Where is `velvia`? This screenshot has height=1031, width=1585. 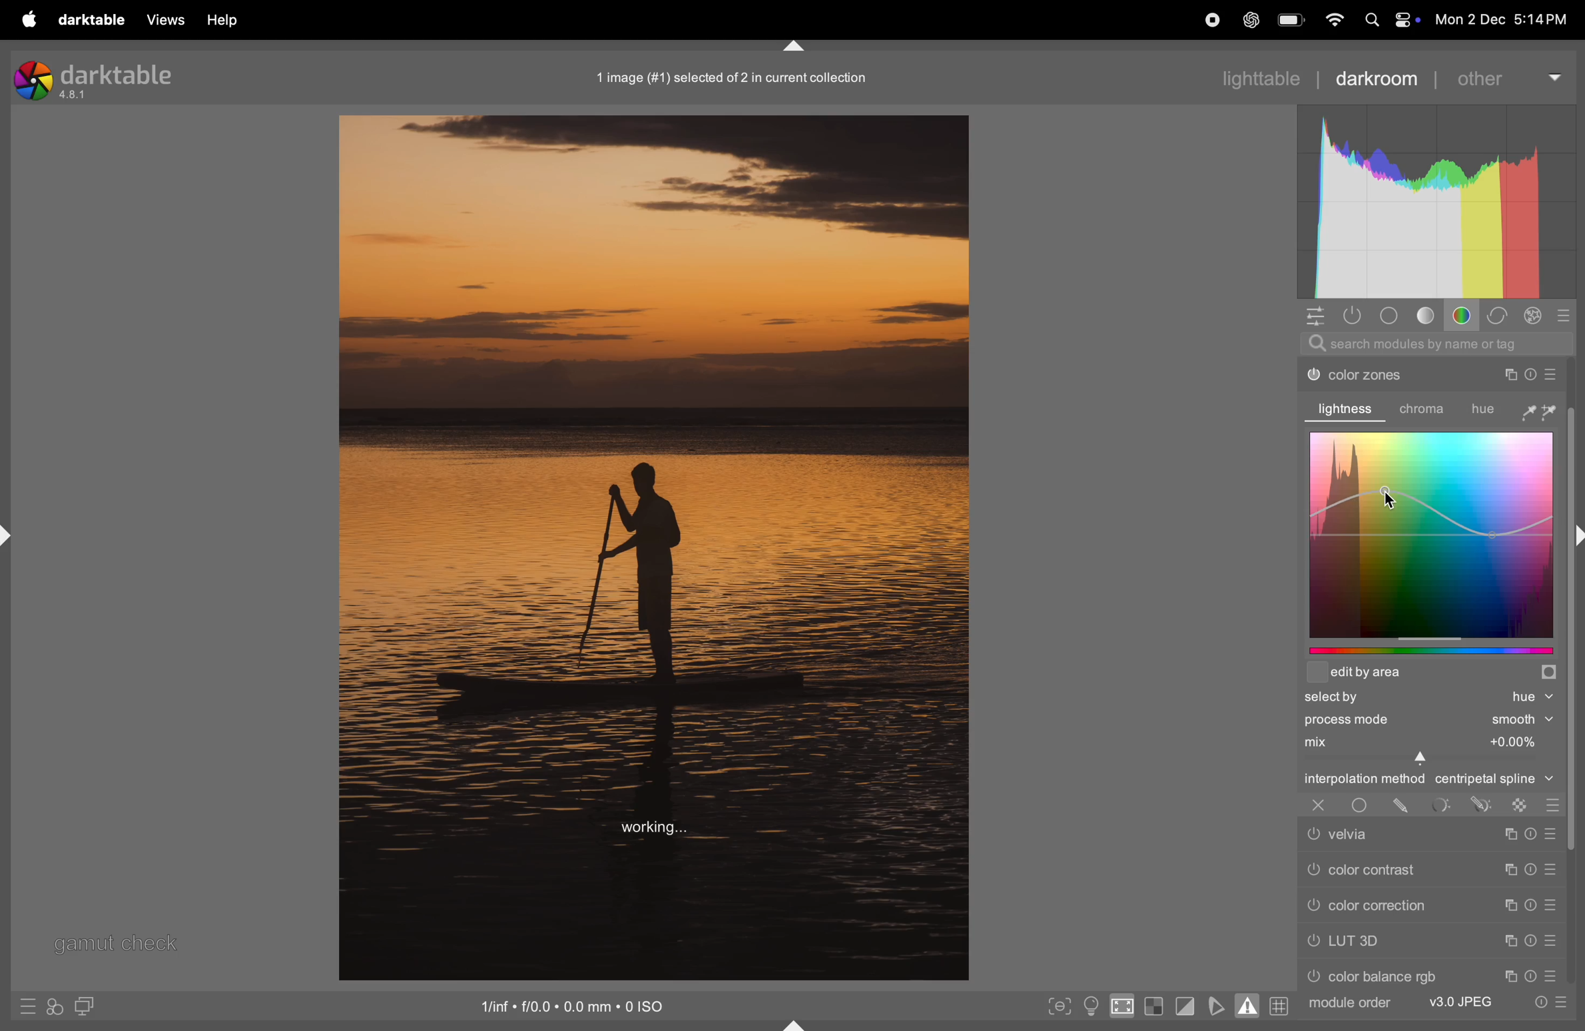 velvia is located at coordinates (1385, 834).